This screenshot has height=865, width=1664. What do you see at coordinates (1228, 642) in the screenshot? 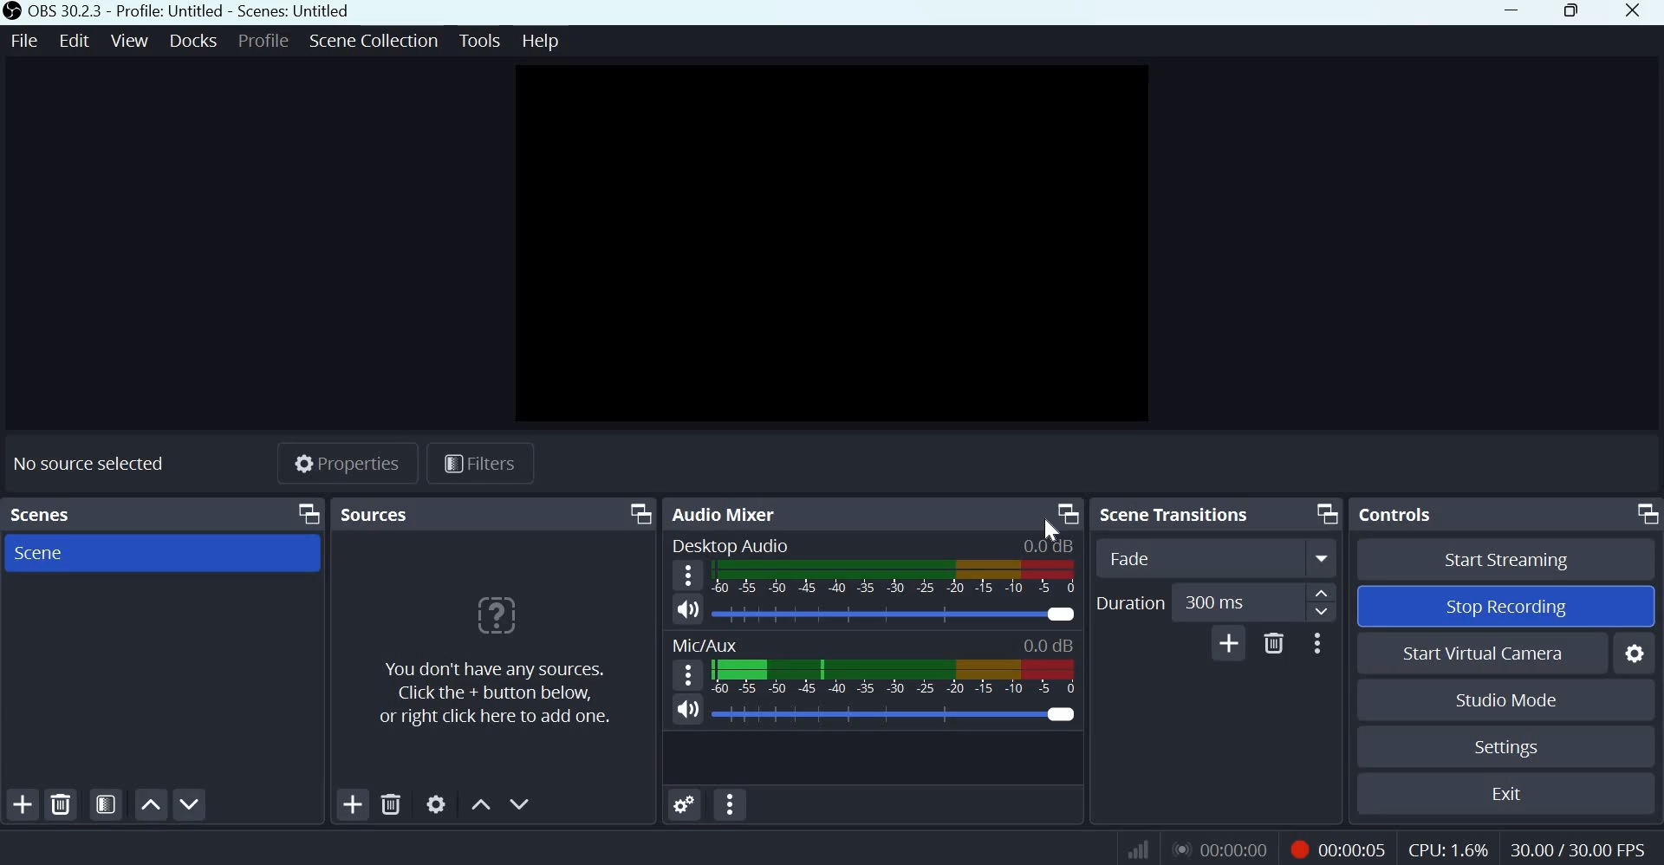
I see `Add Transition` at bounding box center [1228, 642].